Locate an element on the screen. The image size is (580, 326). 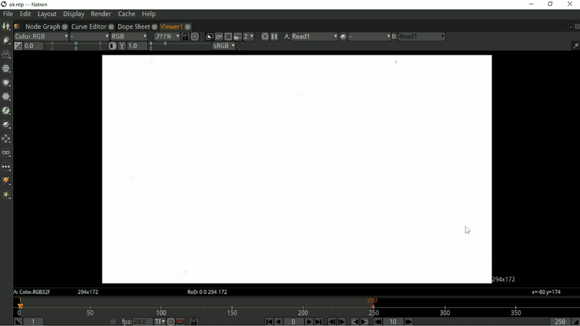
Close is located at coordinates (570, 4).